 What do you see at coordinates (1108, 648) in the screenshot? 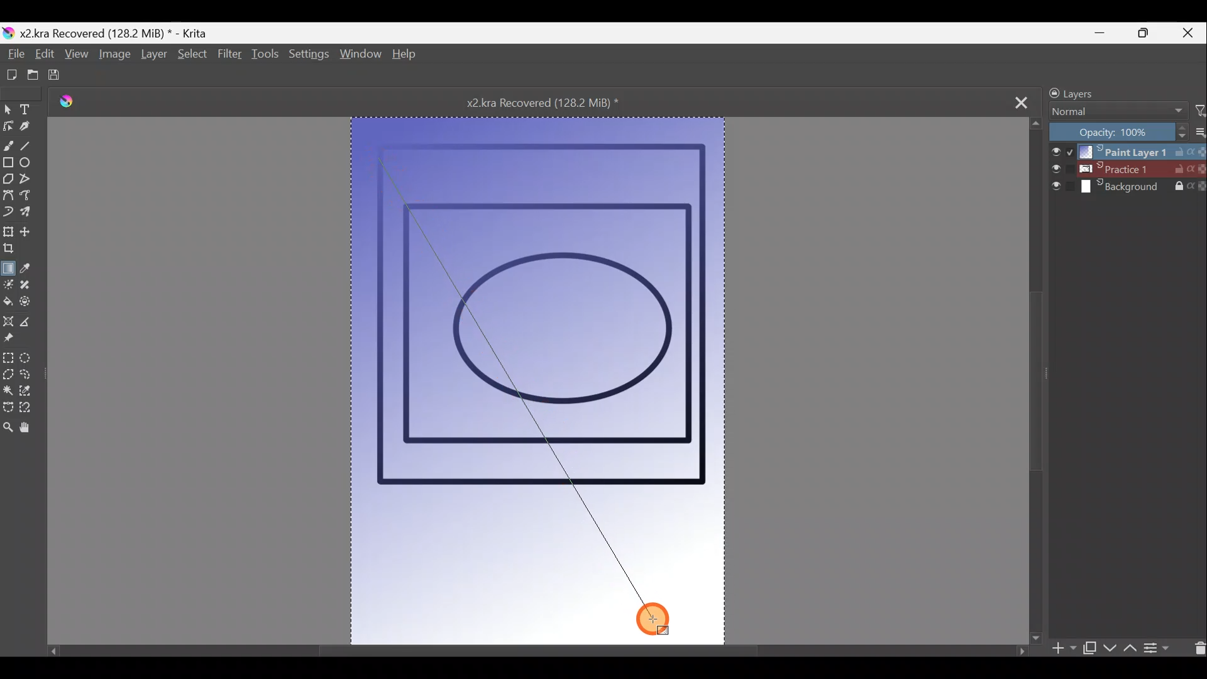
I see `Move layer/mask down` at bounding box center [1108, 648].